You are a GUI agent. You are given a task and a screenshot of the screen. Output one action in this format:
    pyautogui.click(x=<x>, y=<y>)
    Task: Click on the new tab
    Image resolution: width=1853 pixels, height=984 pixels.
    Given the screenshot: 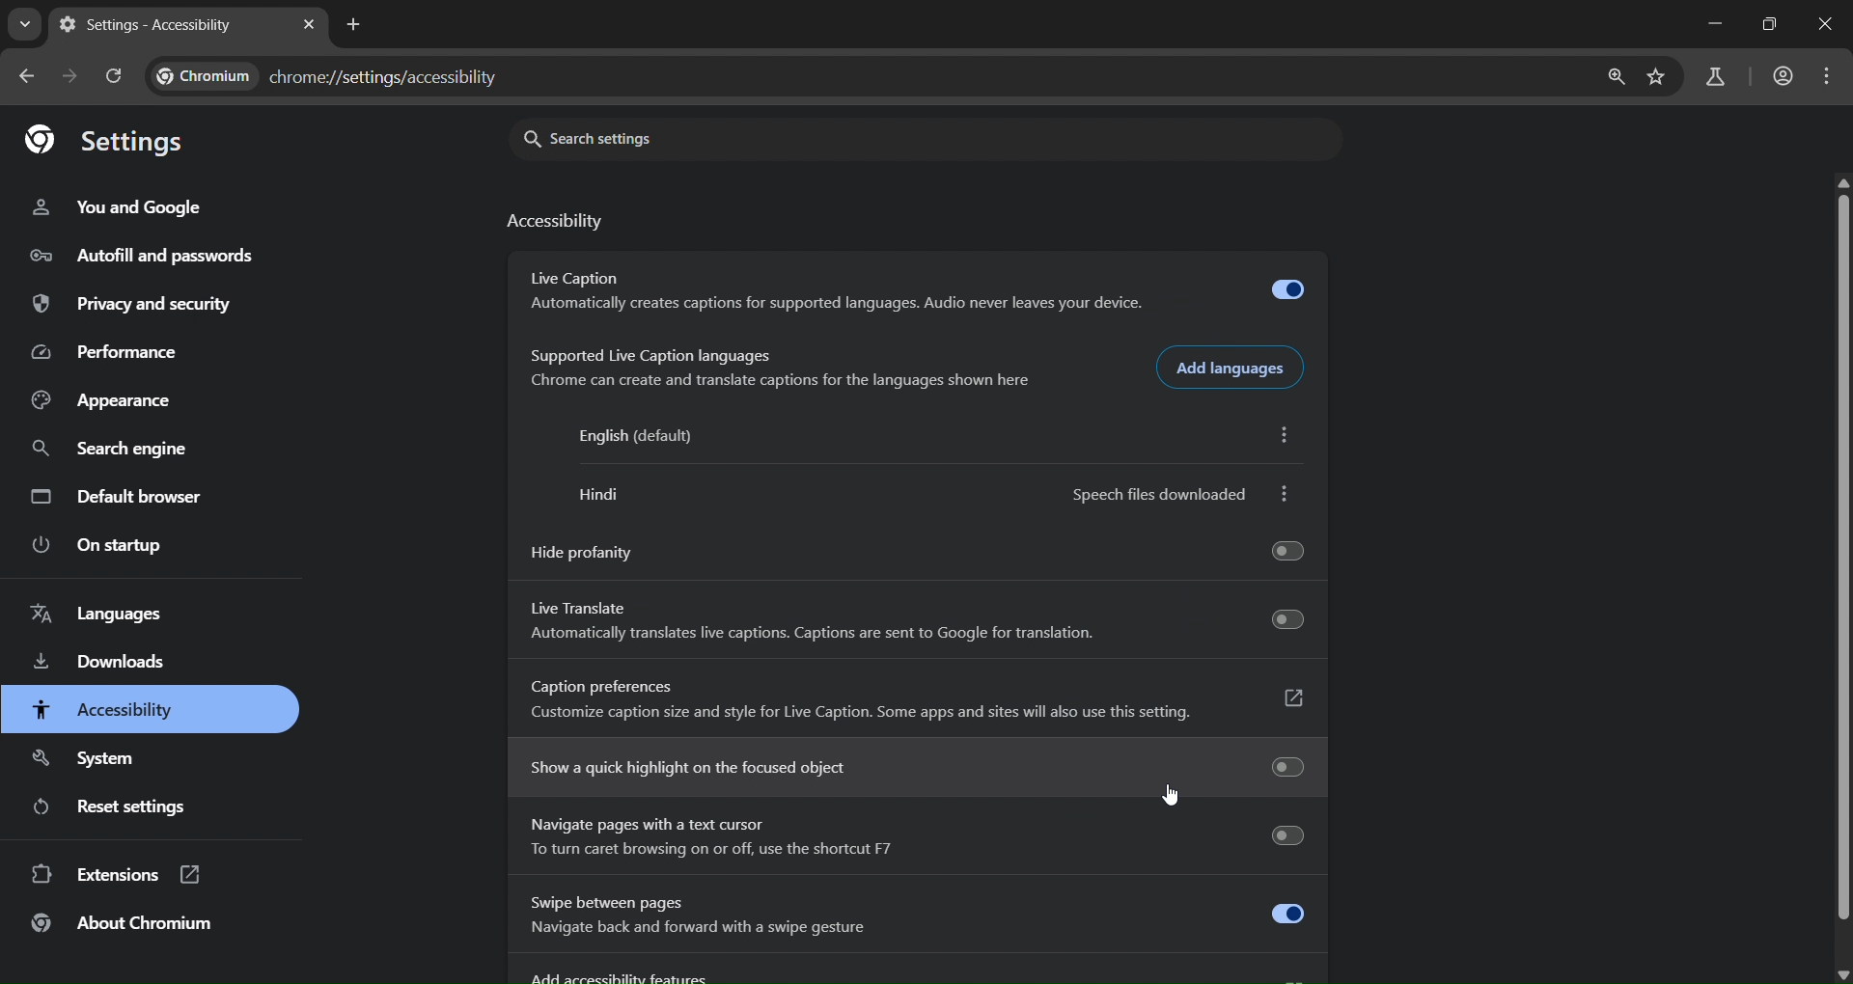 What is the action you would take?
    pyautogui.click(x=357, y=26)
    